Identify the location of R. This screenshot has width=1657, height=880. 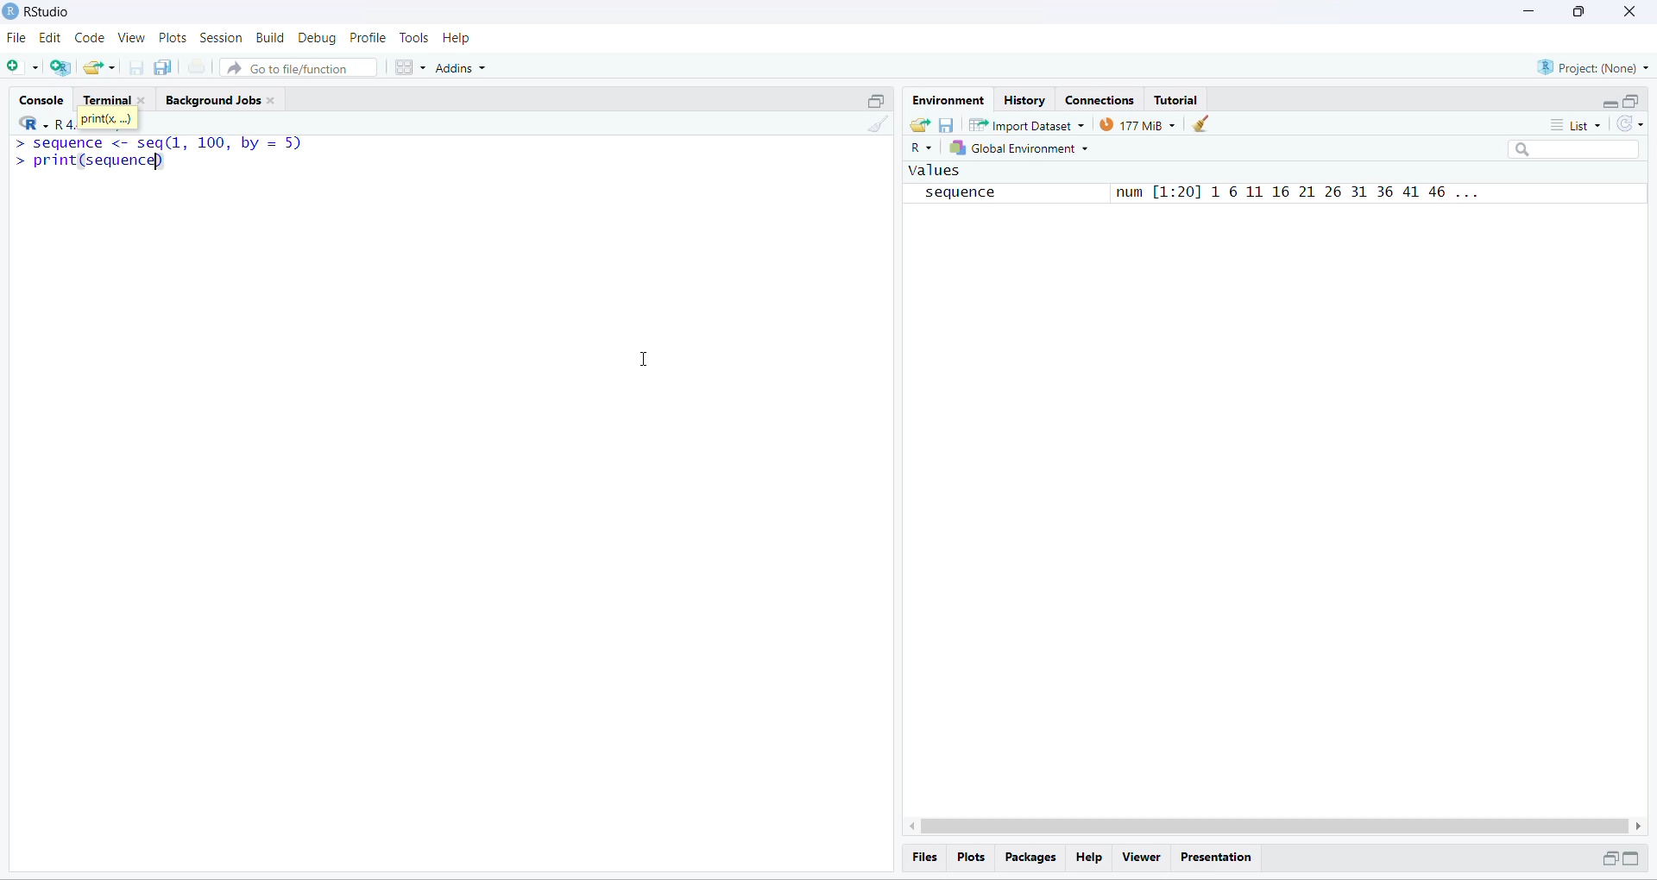
(33, 122).